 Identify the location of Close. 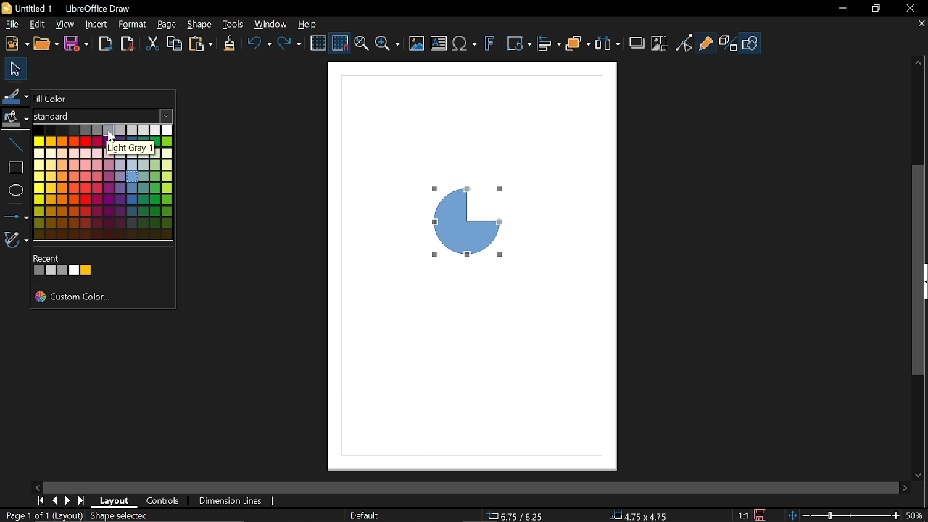
(910, 8).